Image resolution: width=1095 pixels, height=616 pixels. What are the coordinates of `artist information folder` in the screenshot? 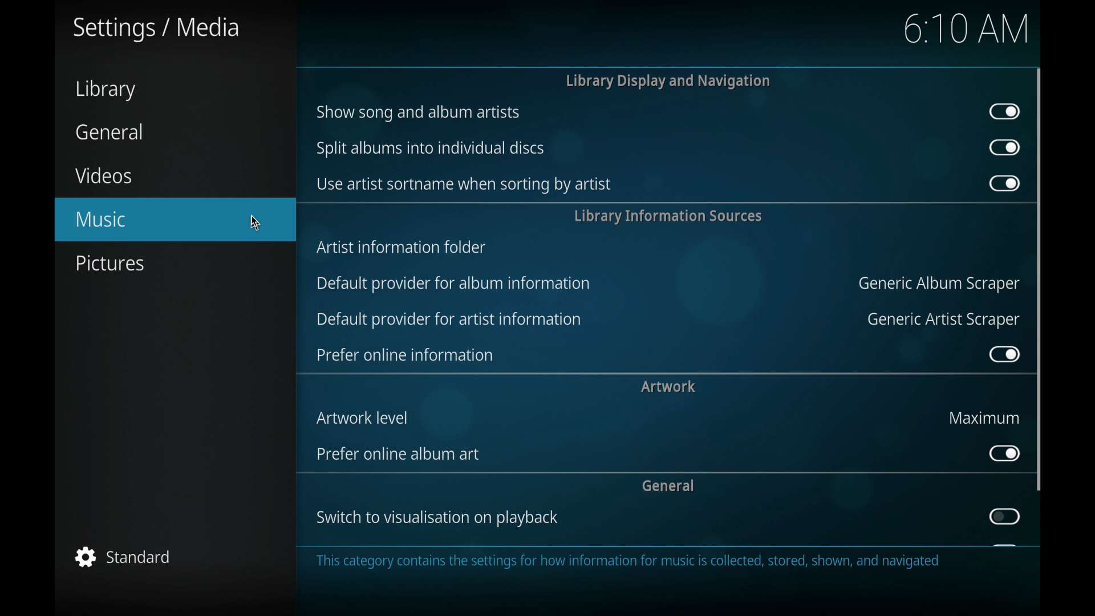 It's located at (403, 246).